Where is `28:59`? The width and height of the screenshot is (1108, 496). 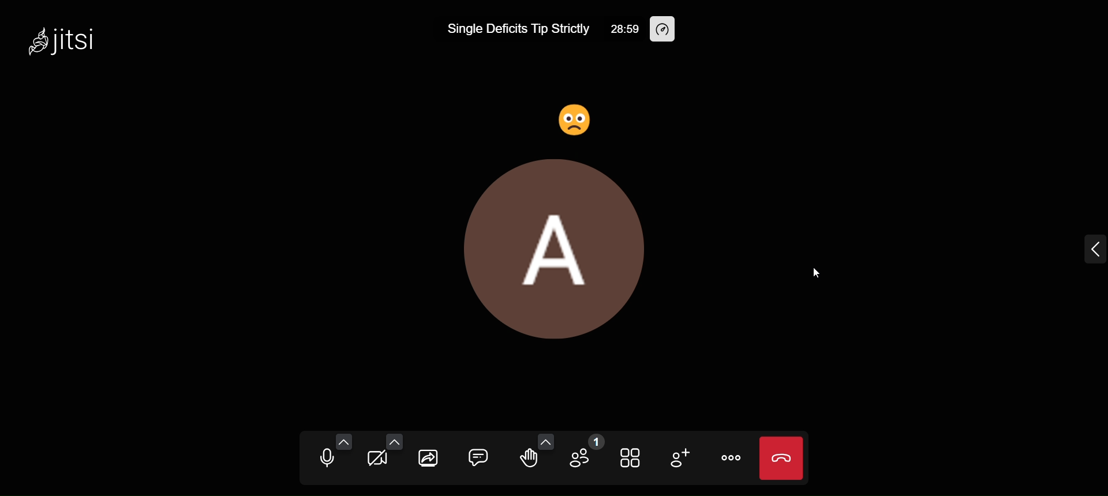
28:59 is located at coordinates (624, 28).